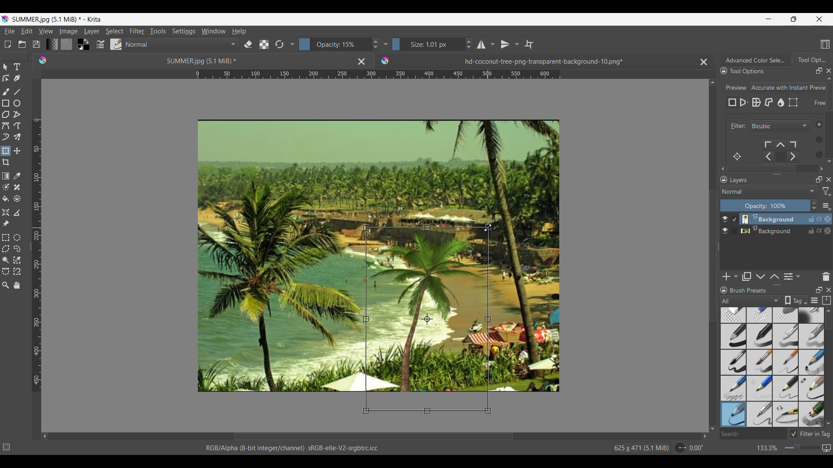 This screenshot has height=468, width=833. Describe the element at coordinates (16, 78) in the screenshot. I see `Calligraphy` at that location.